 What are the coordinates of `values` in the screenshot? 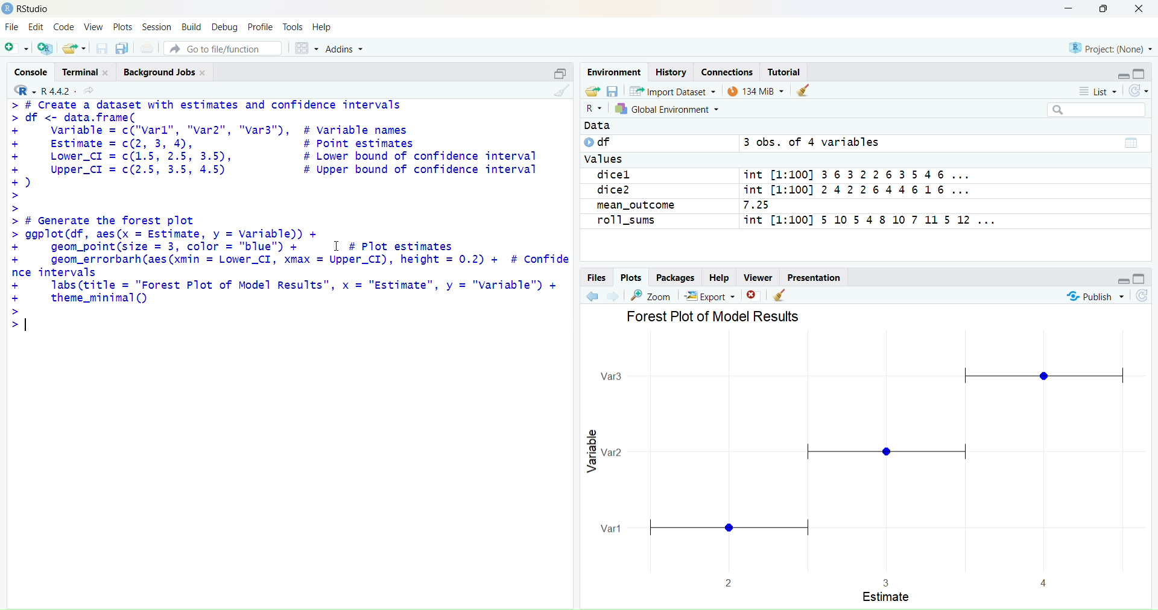 It's located at (607, 160).